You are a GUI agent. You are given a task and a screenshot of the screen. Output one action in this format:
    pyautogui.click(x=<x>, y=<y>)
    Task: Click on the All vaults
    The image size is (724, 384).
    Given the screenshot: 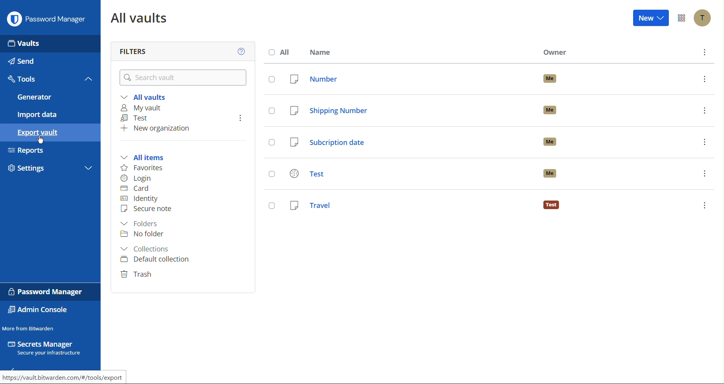 What is the action you would take?
    pyautogui.click(x=139, y=18)
    